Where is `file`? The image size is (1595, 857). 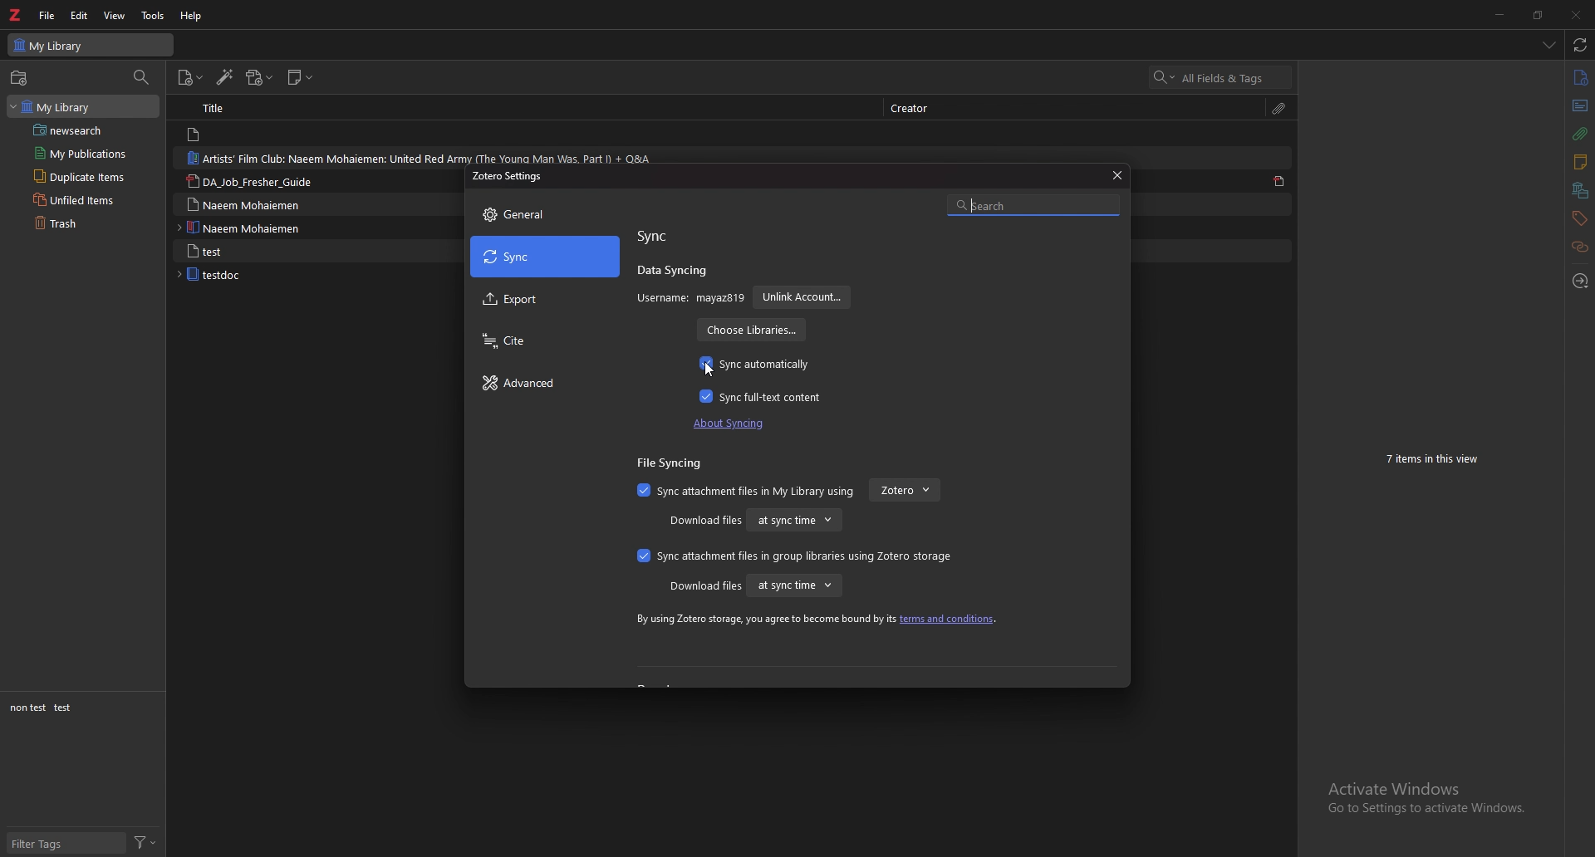 file is located at coordinates (47, 16).